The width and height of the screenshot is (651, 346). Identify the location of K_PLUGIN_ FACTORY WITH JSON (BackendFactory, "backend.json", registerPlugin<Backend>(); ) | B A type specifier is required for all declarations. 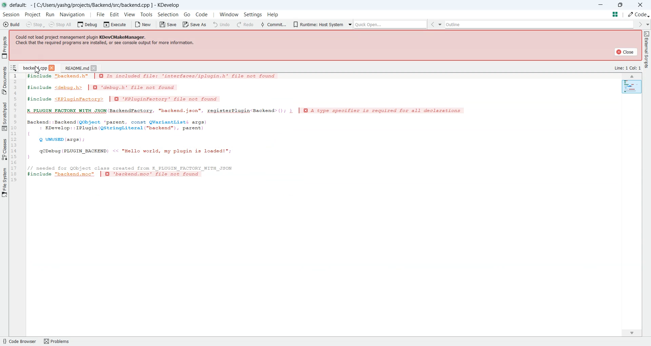
(251, 110).